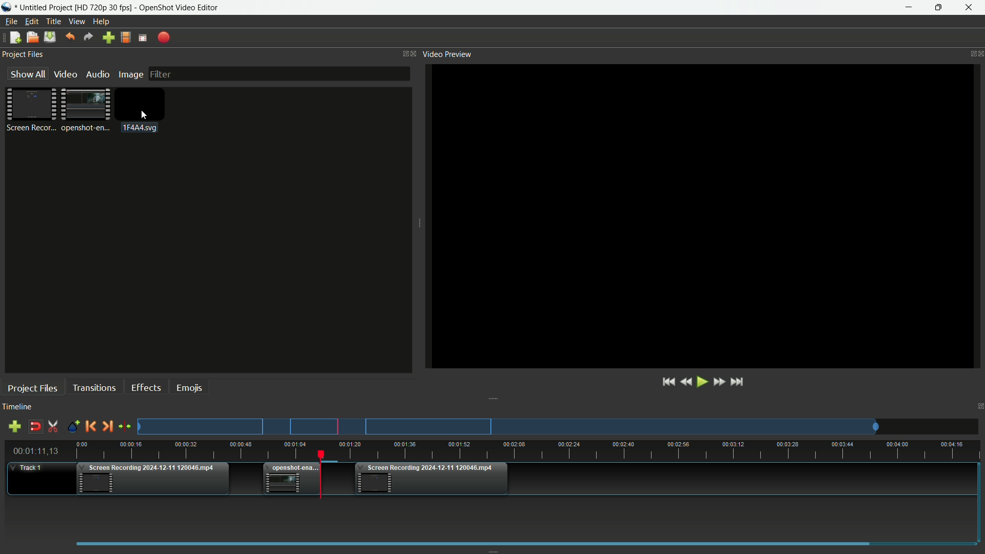  I want to click on Project files, so click(23, 54).